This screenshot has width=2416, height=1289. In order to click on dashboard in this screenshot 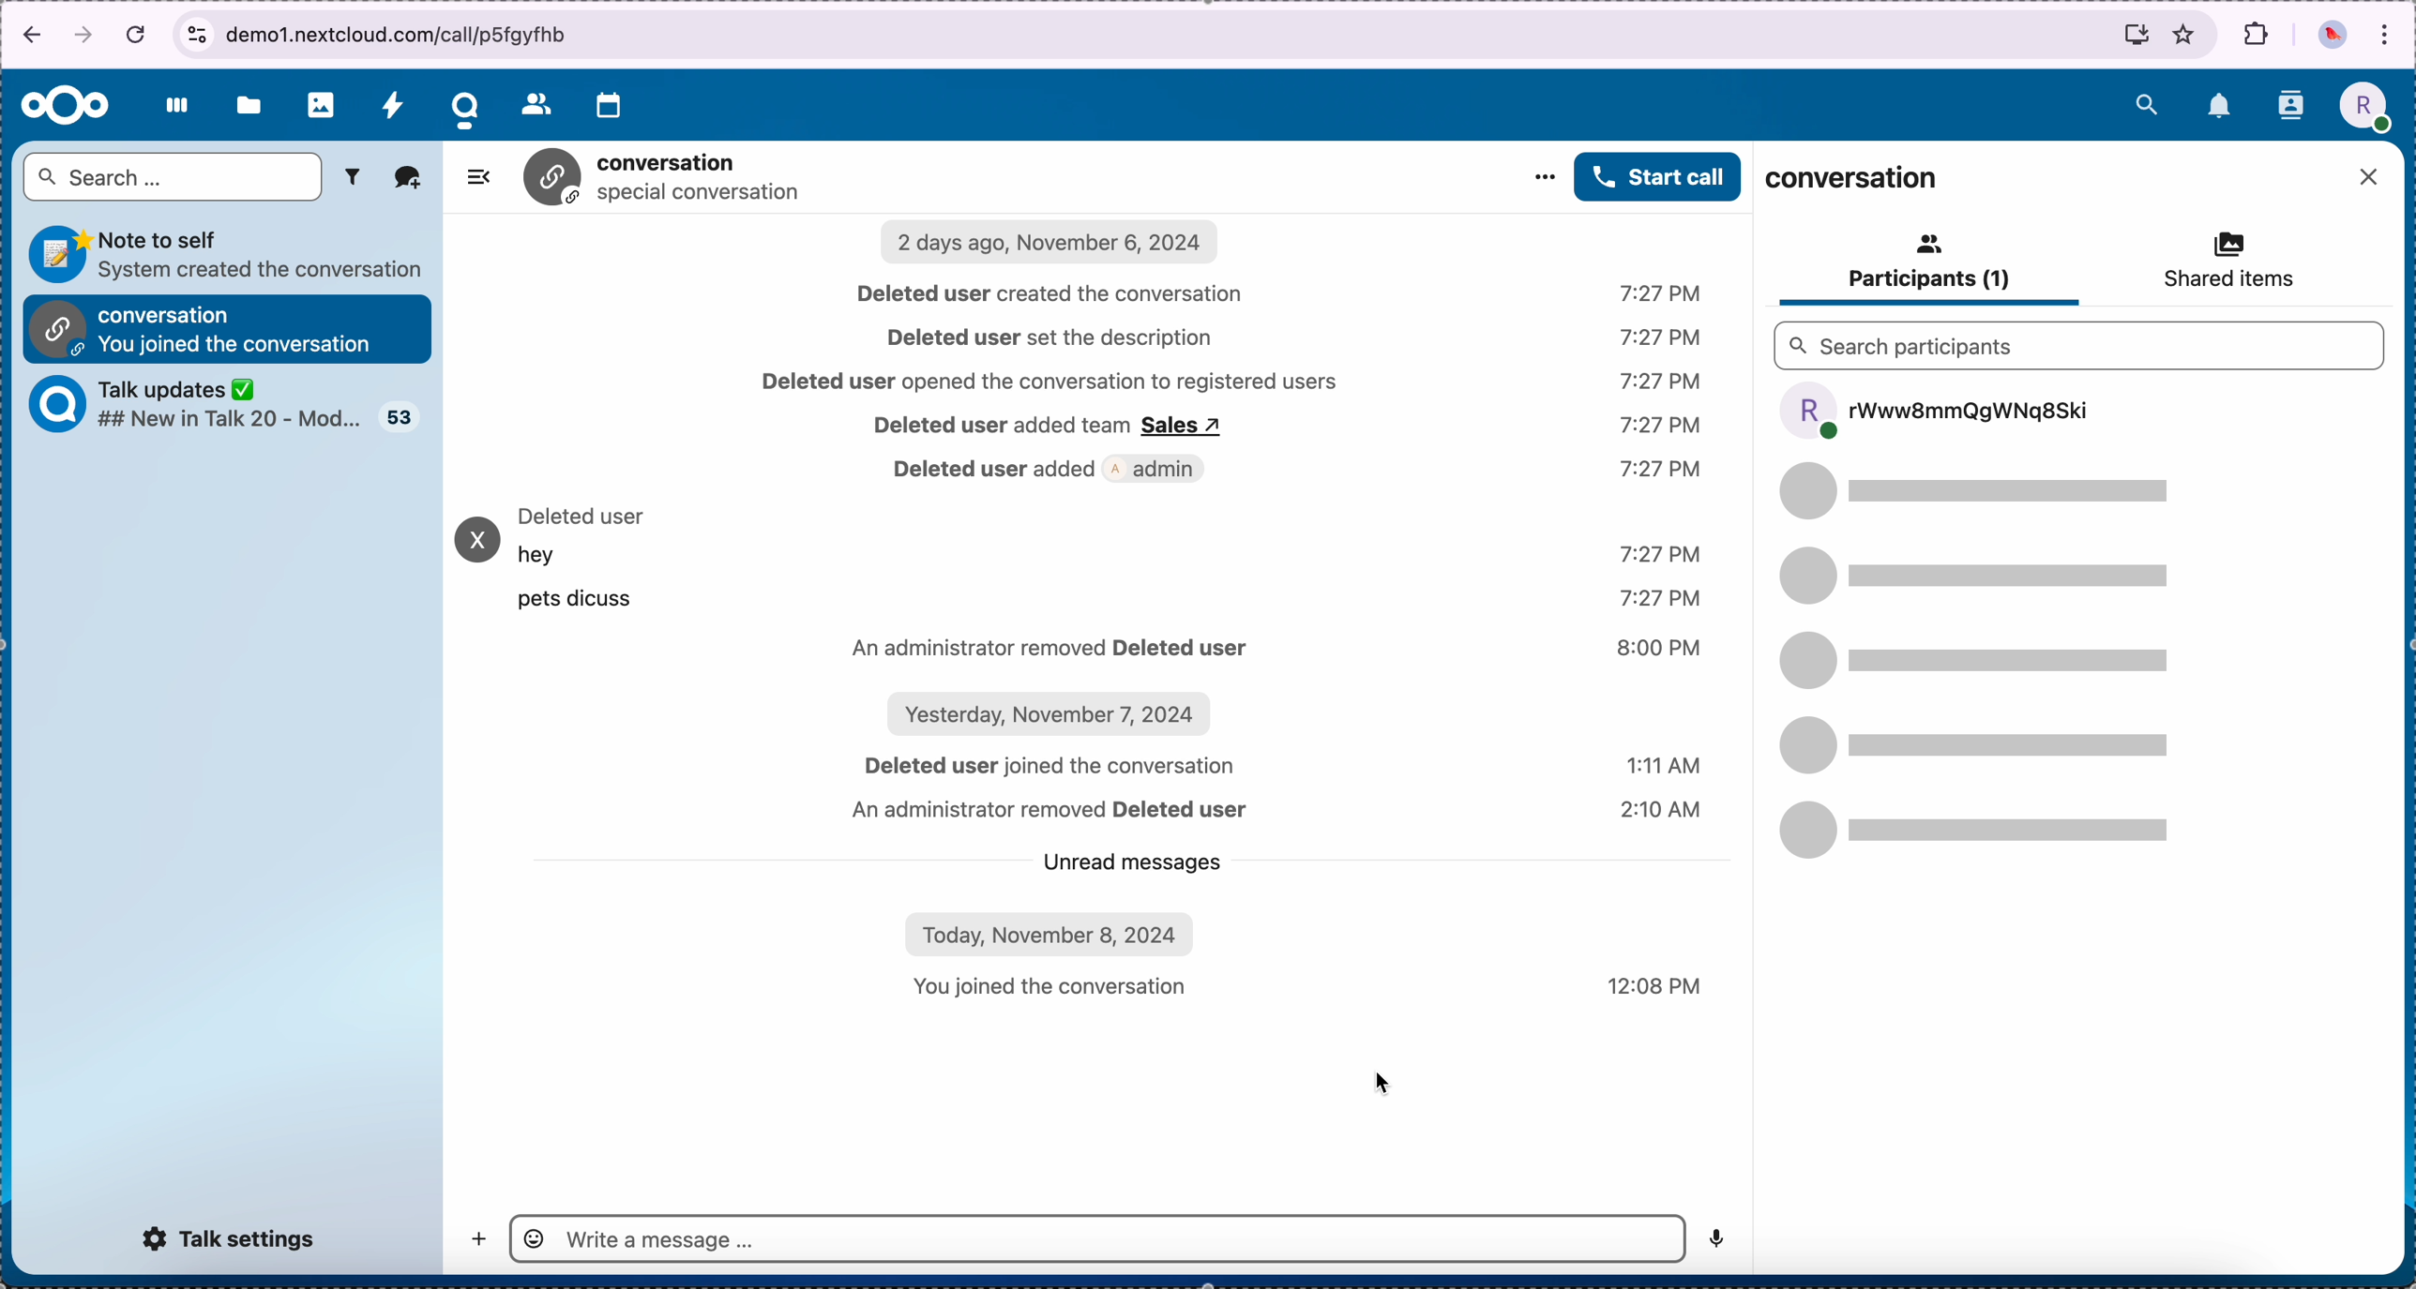, I will do `click(175, 107)`.